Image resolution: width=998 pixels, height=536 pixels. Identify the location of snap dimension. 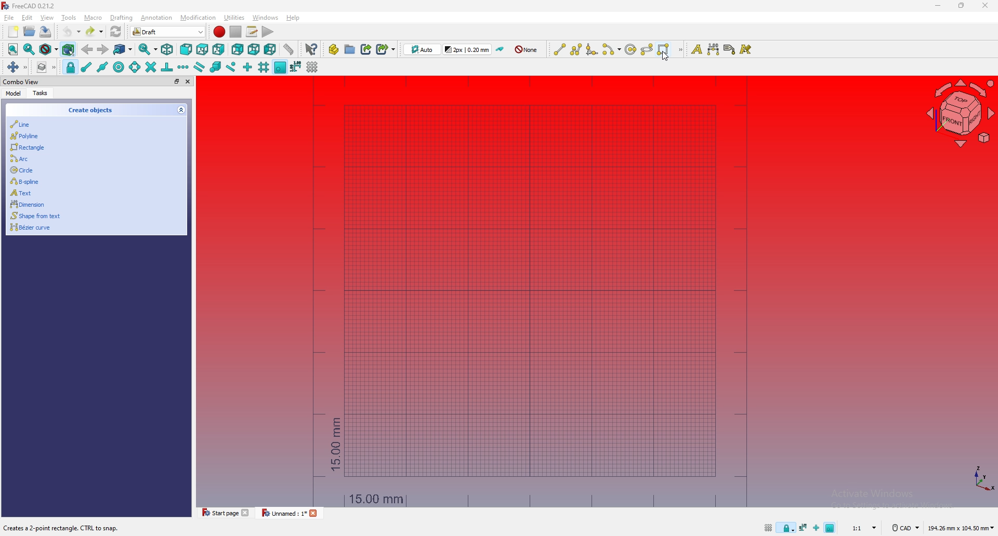
(804, 528).